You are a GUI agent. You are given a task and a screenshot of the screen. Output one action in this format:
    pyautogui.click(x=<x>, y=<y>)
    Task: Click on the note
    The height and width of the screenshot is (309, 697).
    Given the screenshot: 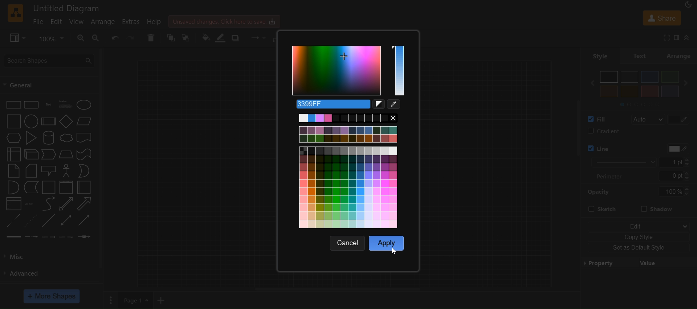 What is the action you would take?
    pyautogui.click(x=13, y=170)
    